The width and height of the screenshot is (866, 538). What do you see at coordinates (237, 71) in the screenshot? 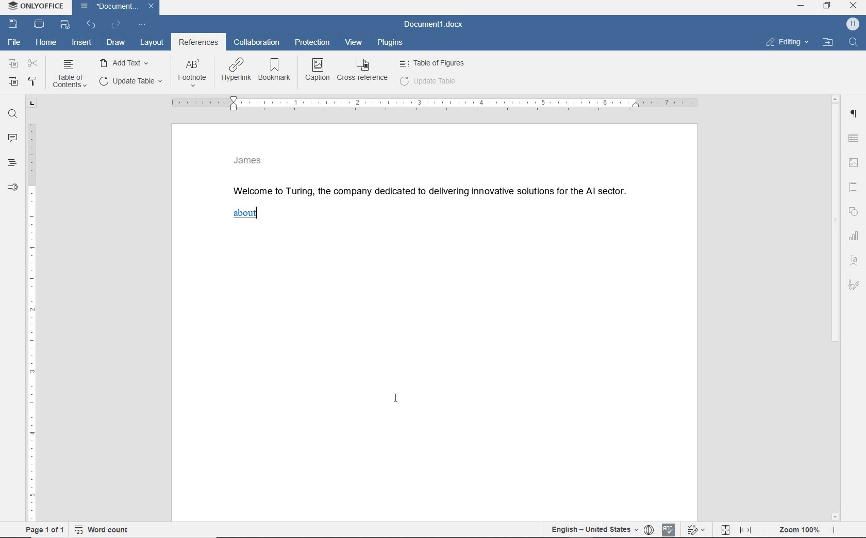
I see `HYPERLINK` at bounding box center [237, 71].